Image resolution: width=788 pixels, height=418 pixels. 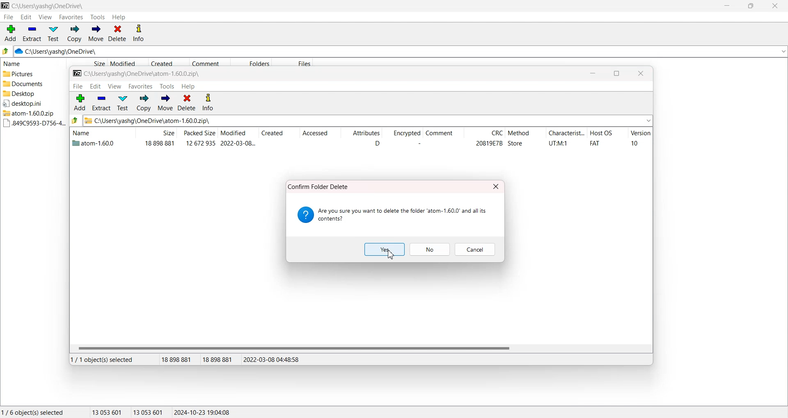 What do you see at coordinates (203, 412) in the screenshot?
I see `2024-10-23 19:04:08` at bounding box center [203, 412].